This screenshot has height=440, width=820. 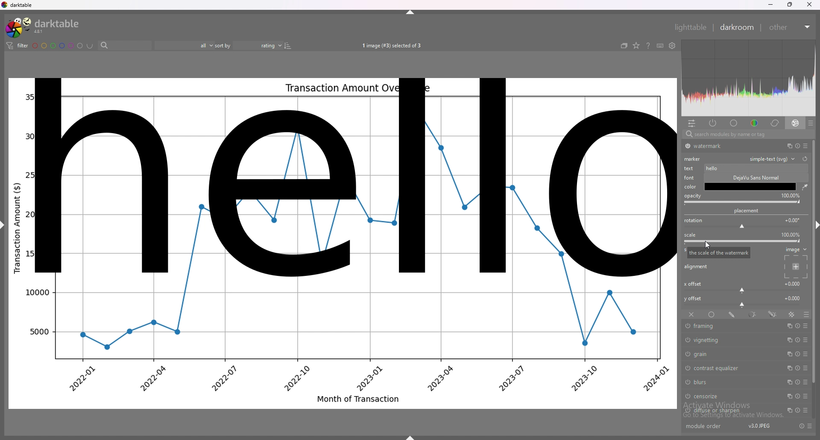 I want to click on reset, so click(x=797, y=340).